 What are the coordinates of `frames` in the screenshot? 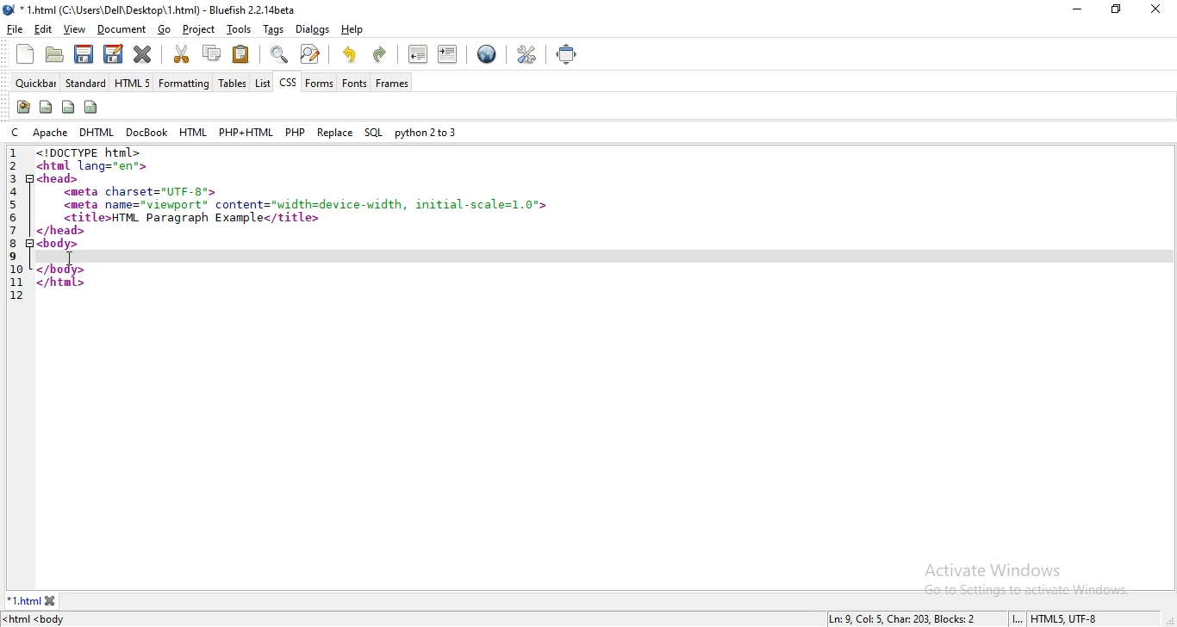 It's located at (391, 84).